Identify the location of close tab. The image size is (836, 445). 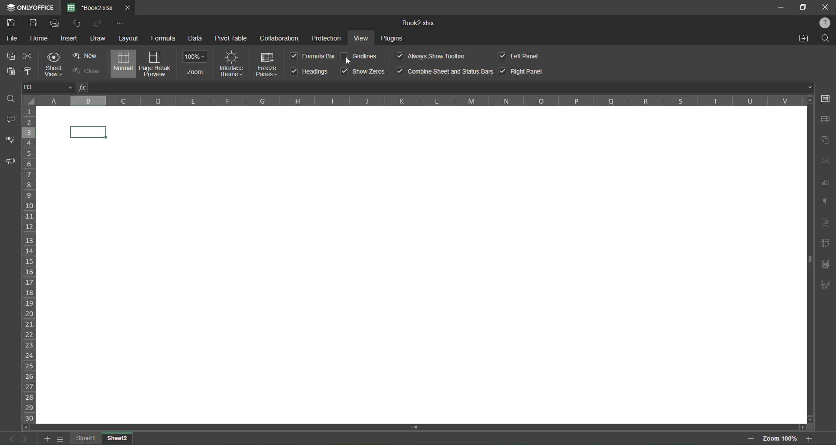
(126, 7).